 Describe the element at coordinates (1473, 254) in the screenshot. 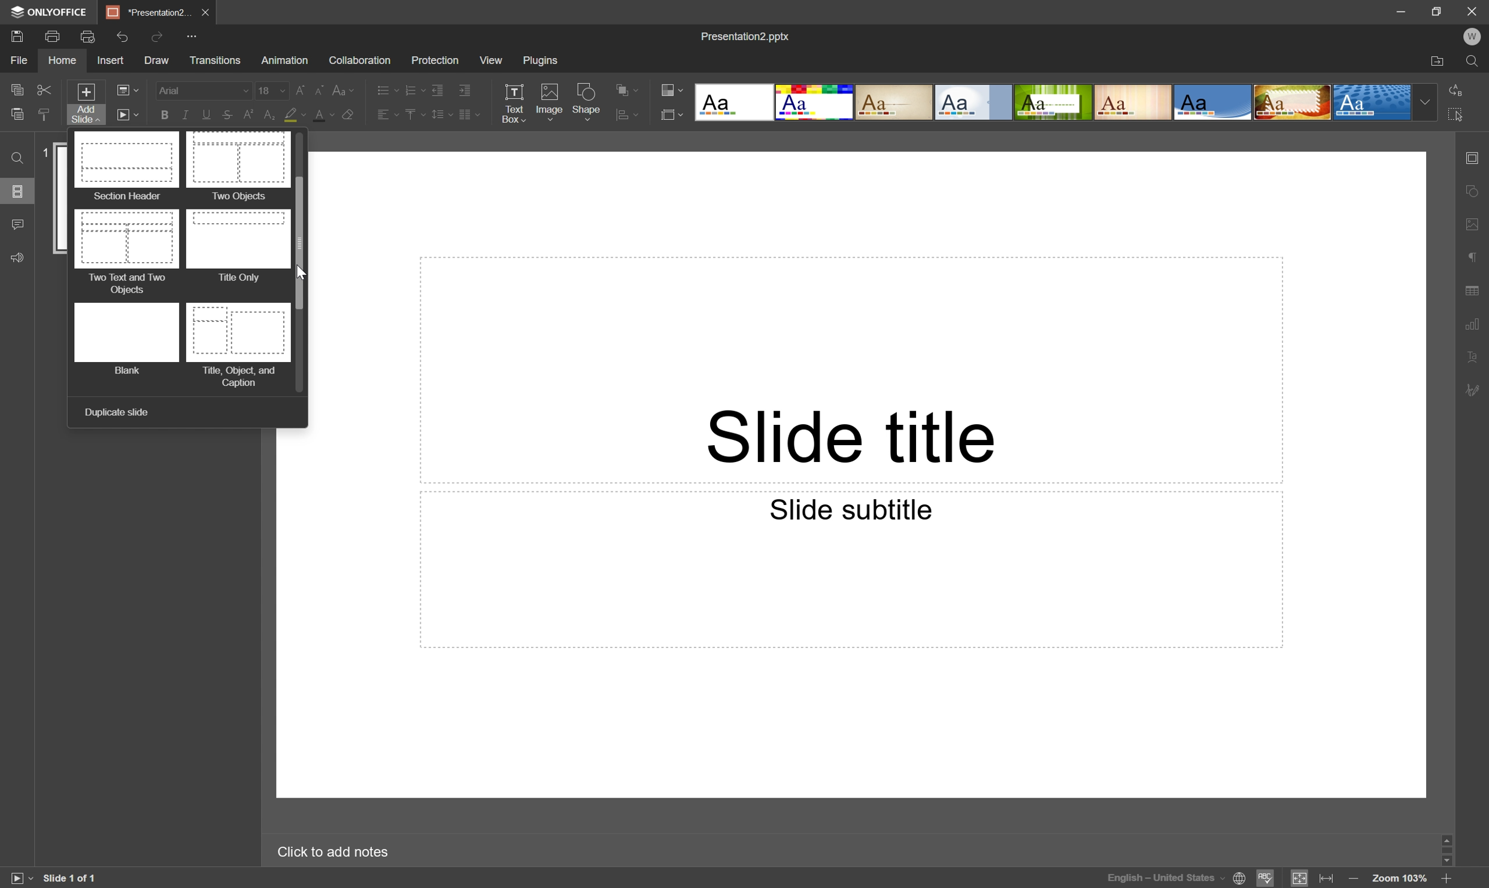

I see `Paragraph settings` at that location.